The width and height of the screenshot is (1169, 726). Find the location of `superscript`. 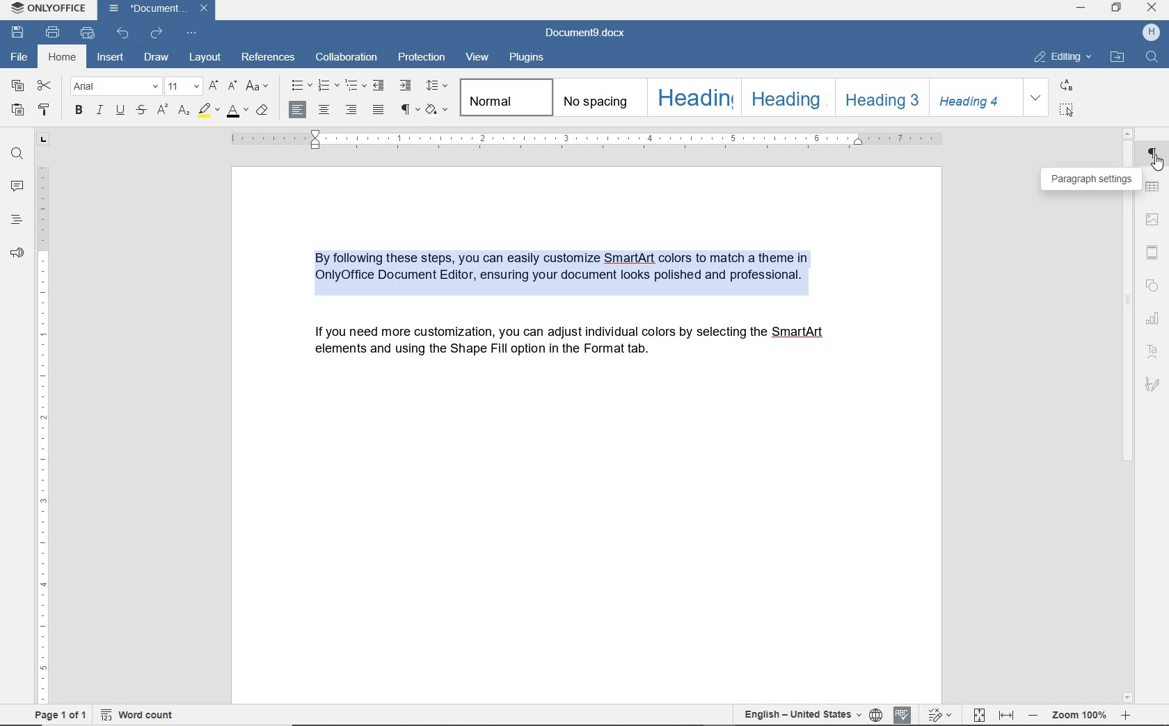

superscript is located at coordinates (162, 110).